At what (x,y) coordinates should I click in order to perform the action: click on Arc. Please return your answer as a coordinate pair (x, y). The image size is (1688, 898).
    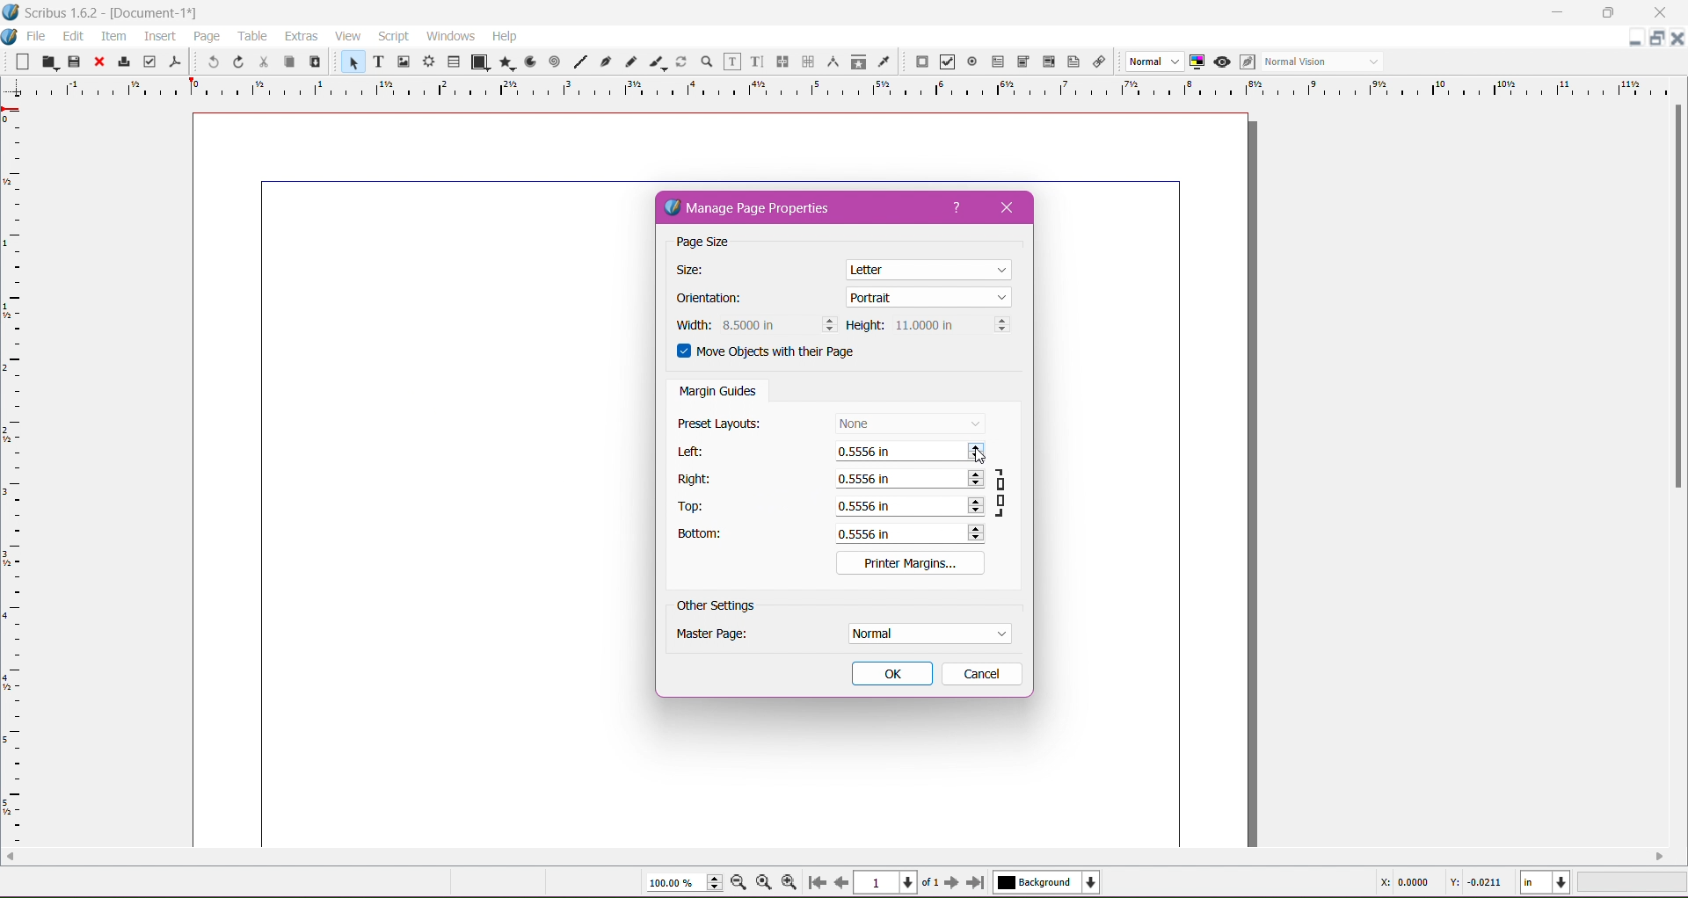
    Looking at the image, I should click on (529, 62).